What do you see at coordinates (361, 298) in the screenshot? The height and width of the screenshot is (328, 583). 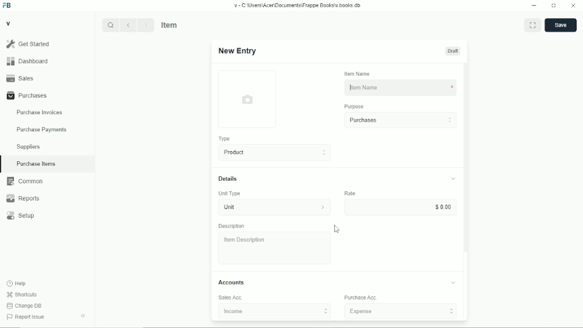 I see `purchase acc.` at bounding box center [361, 298].